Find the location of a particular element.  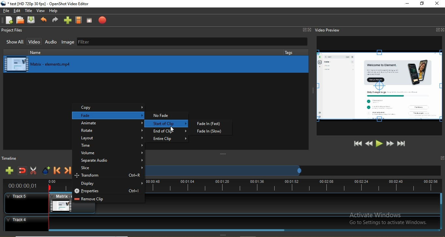

Jump to end is located at coordinates (402, 144).